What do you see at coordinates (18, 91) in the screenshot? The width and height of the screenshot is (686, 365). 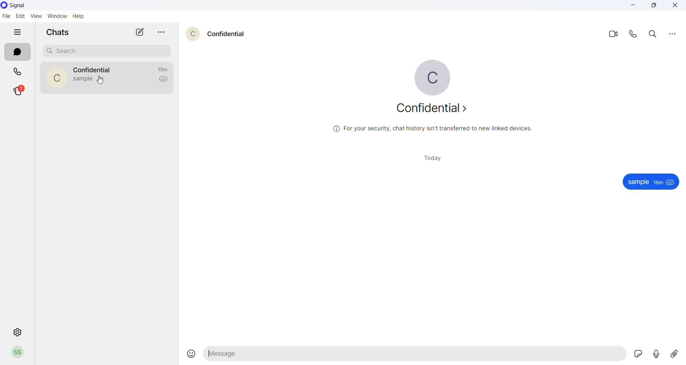 I see `stories` at bounding box center [18, 91].